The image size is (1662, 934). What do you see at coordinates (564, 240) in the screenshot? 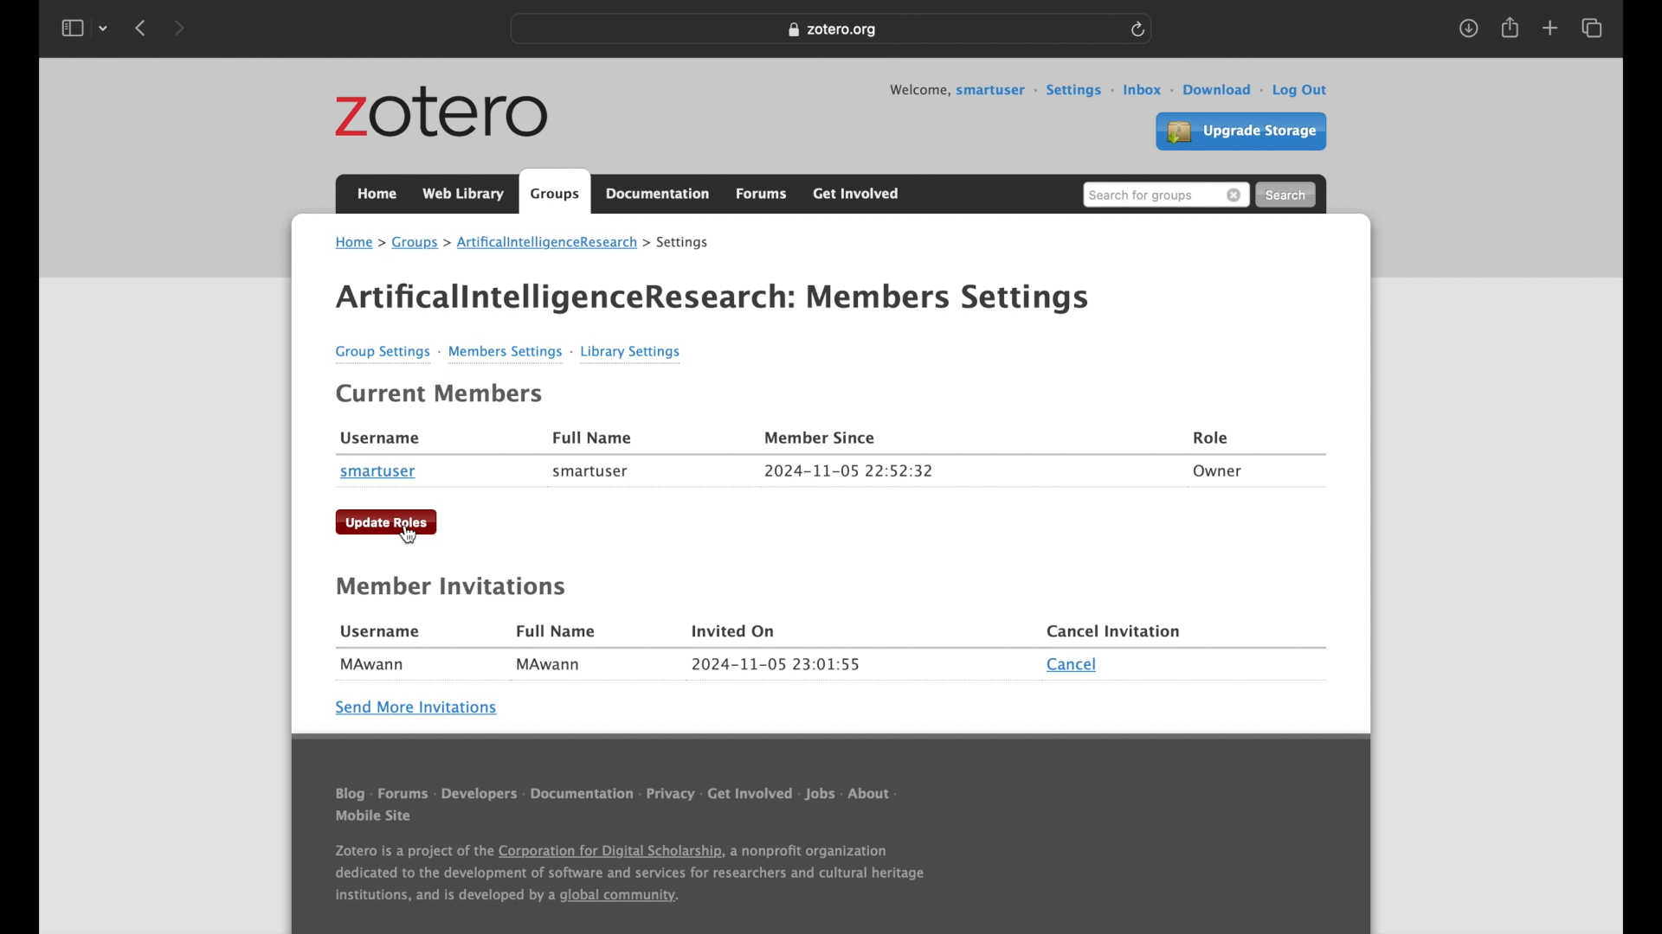
I see `tificalintelligenceResearch >` at bounding box center [564, 240].